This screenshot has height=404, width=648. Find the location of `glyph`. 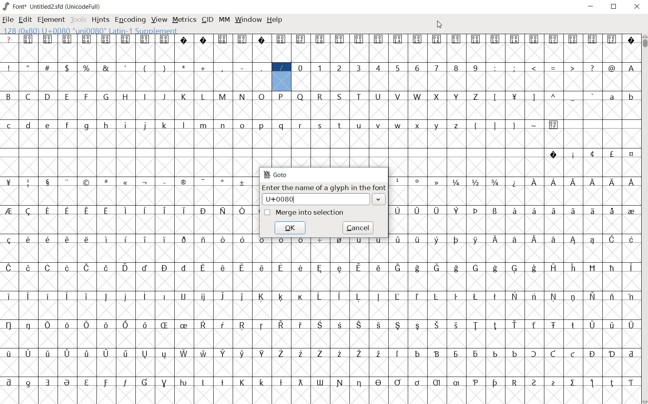

glyph is located at coordinates (320, 97).